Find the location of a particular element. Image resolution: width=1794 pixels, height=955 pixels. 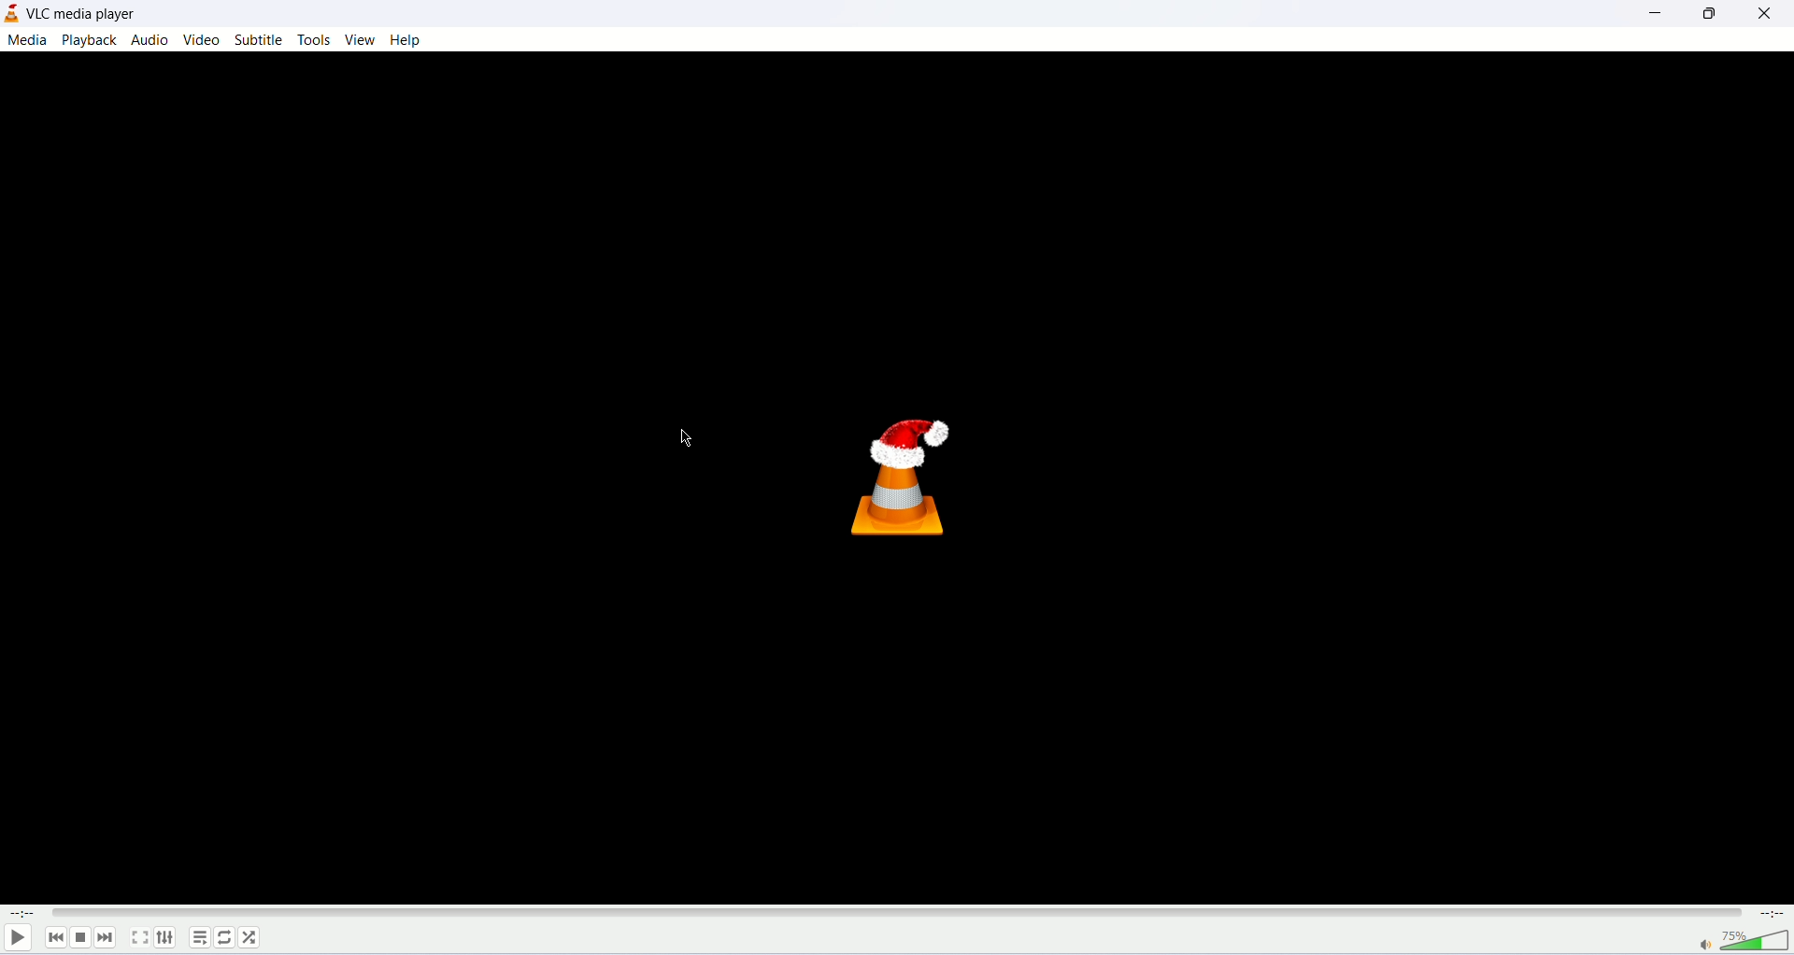

extended settings is located at coordinates (166, 938).